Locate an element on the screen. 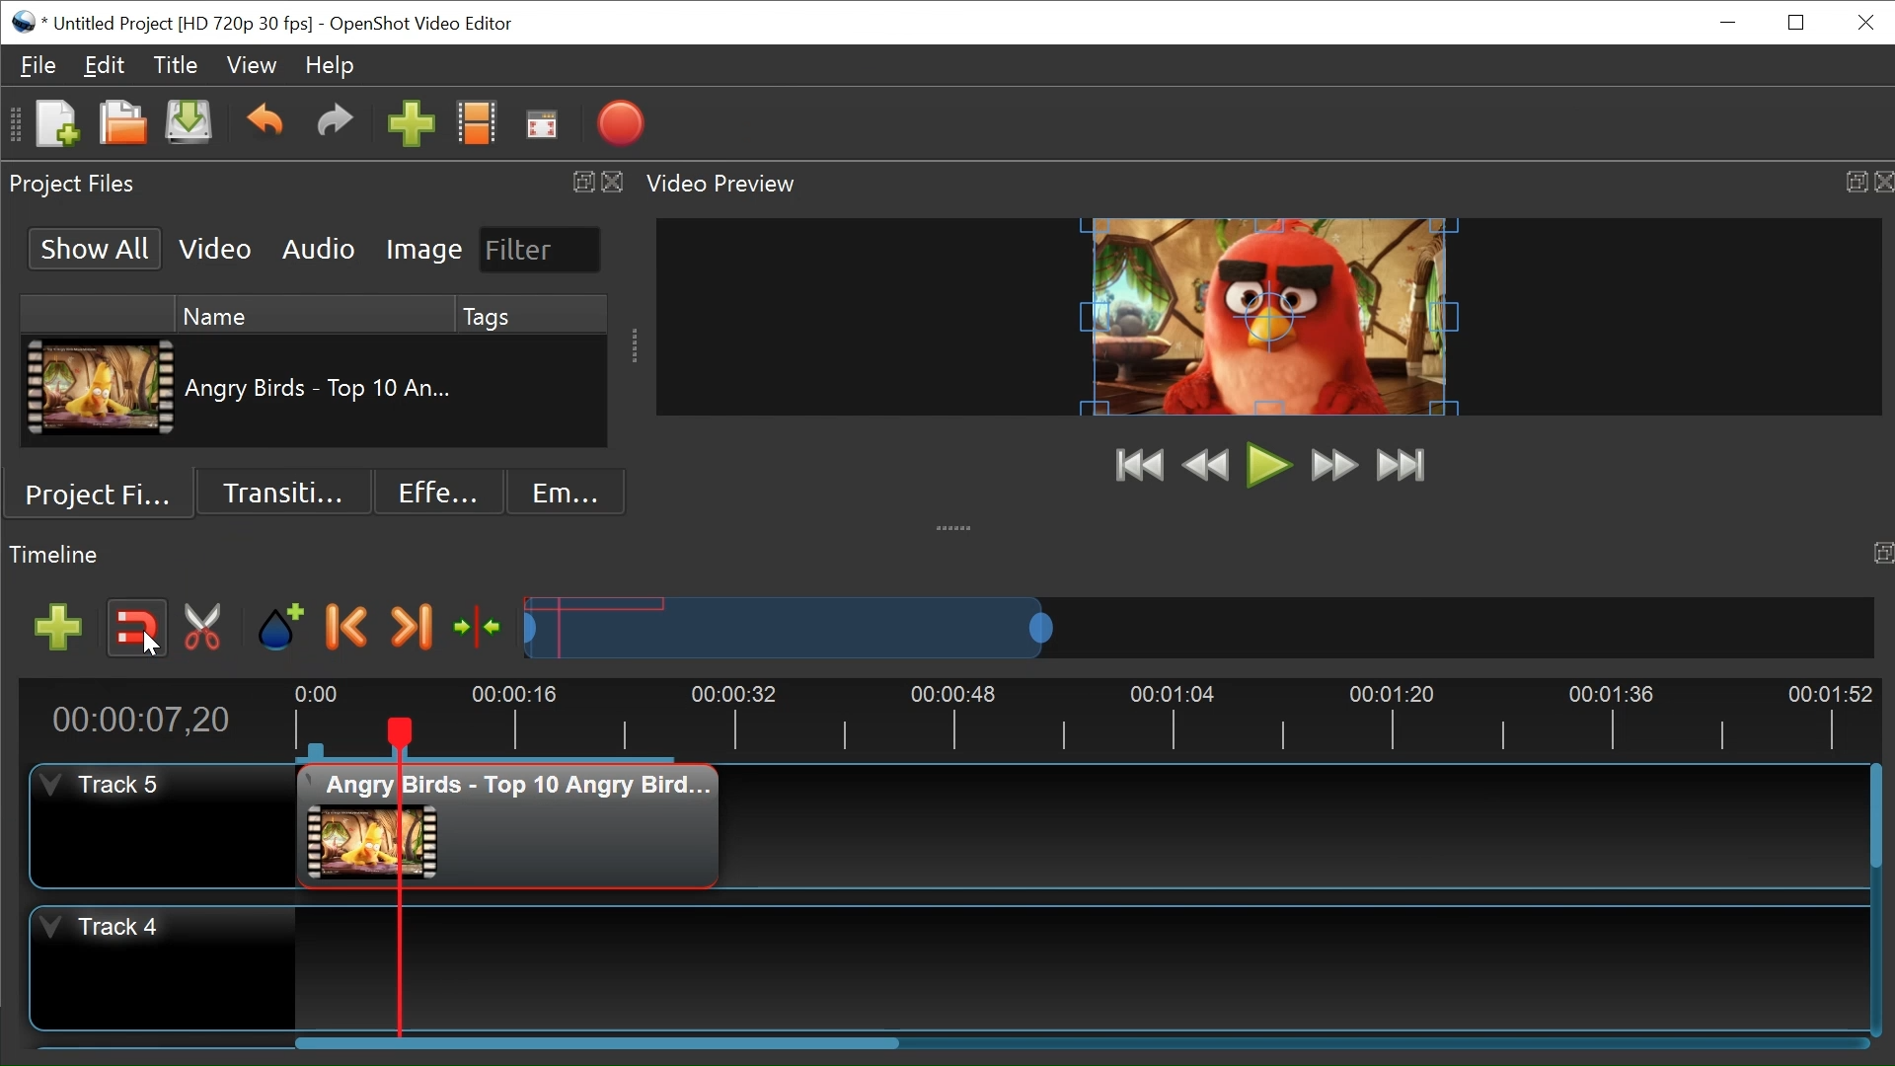 This screenshot has width=1895, height=1066. Export Video is located at coordinates (624, 123).